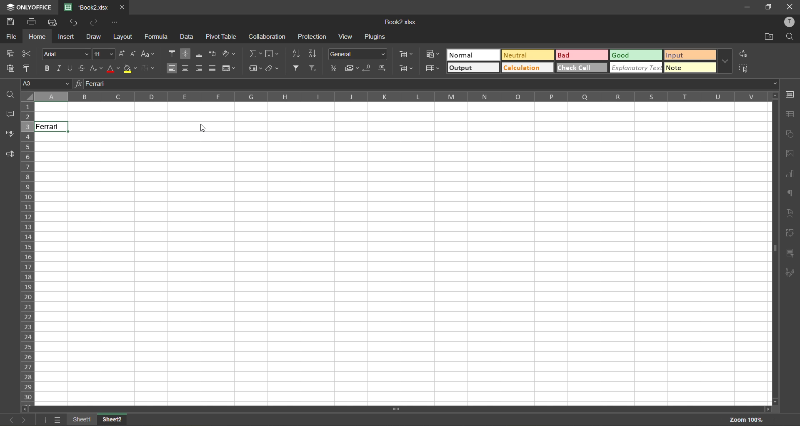 Image resolution: width=800 pixels, height=426 pixels. I want to click on insert cells, so click(405, 55).